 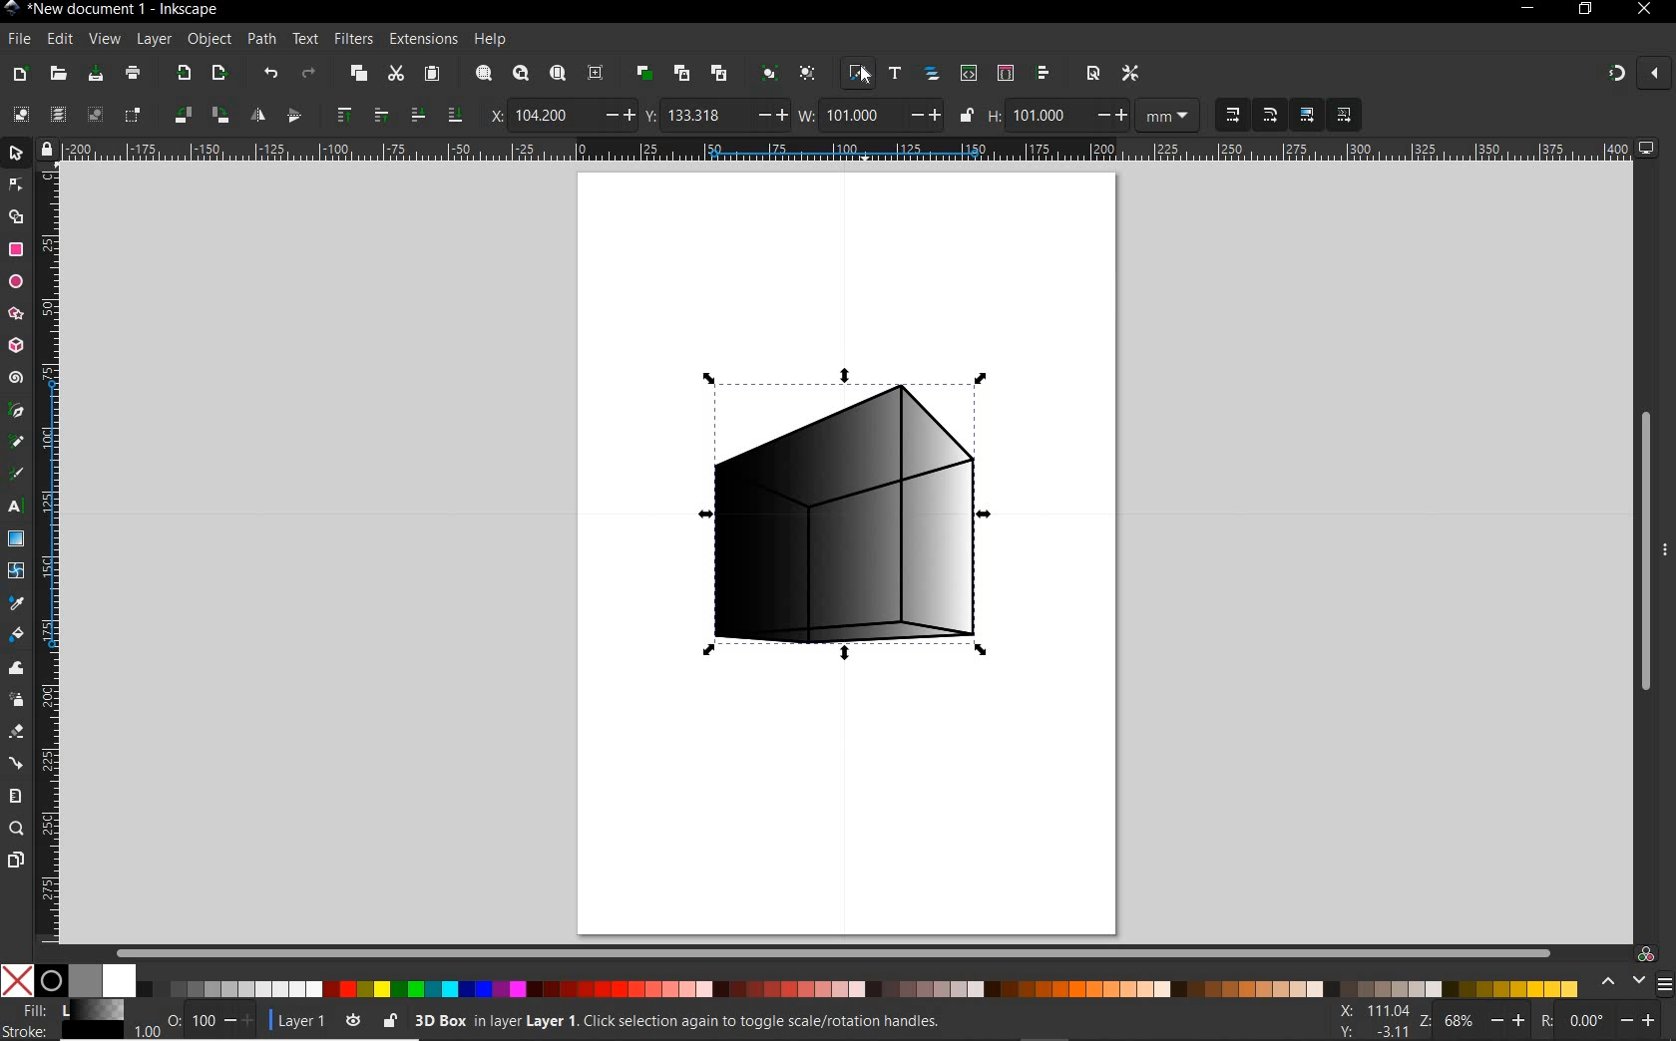 I want to click on menu, so click(x=1665, y=983).